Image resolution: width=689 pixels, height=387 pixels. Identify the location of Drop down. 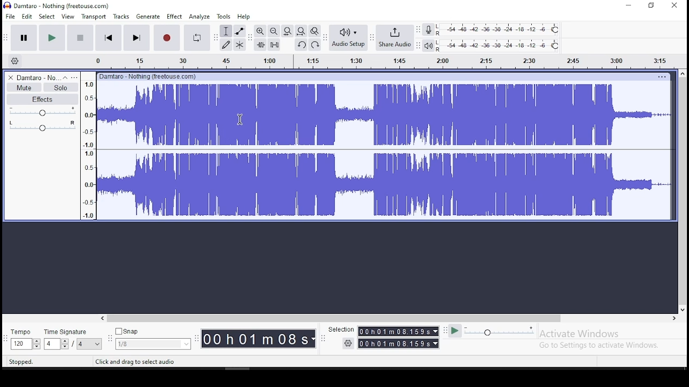
(96, 344).